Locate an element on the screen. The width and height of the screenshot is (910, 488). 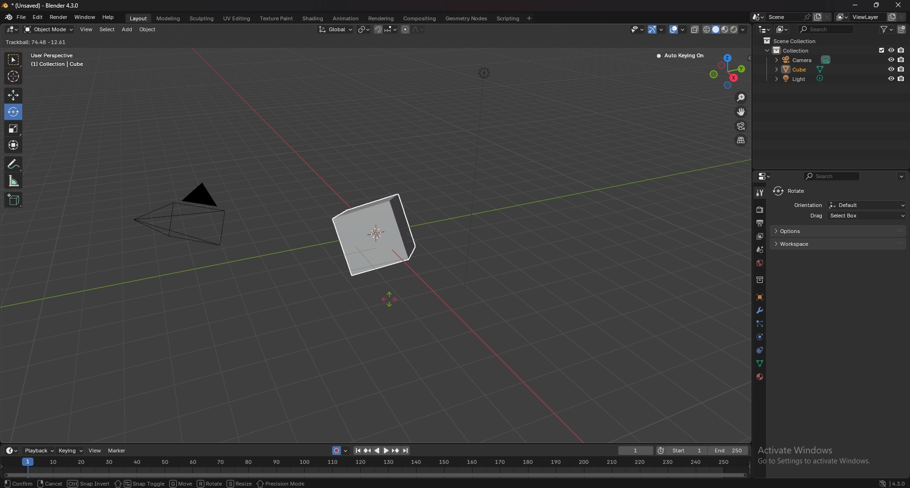
disable in render is located at coordinates (901, 50).